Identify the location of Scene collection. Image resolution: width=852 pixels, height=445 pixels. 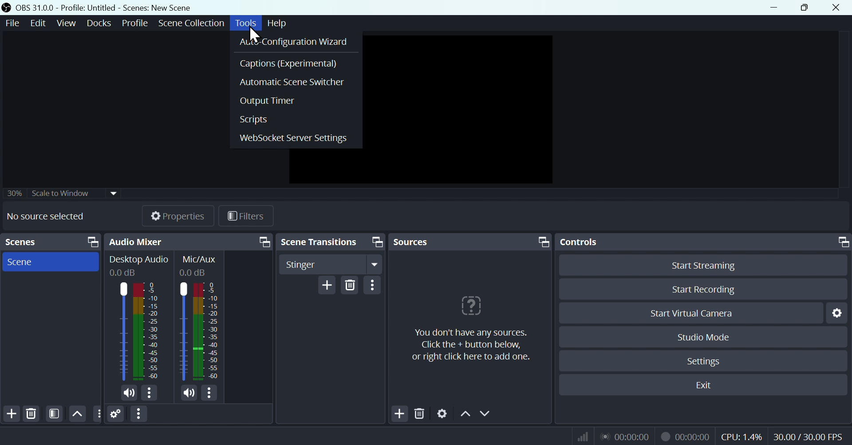
(193, 24).